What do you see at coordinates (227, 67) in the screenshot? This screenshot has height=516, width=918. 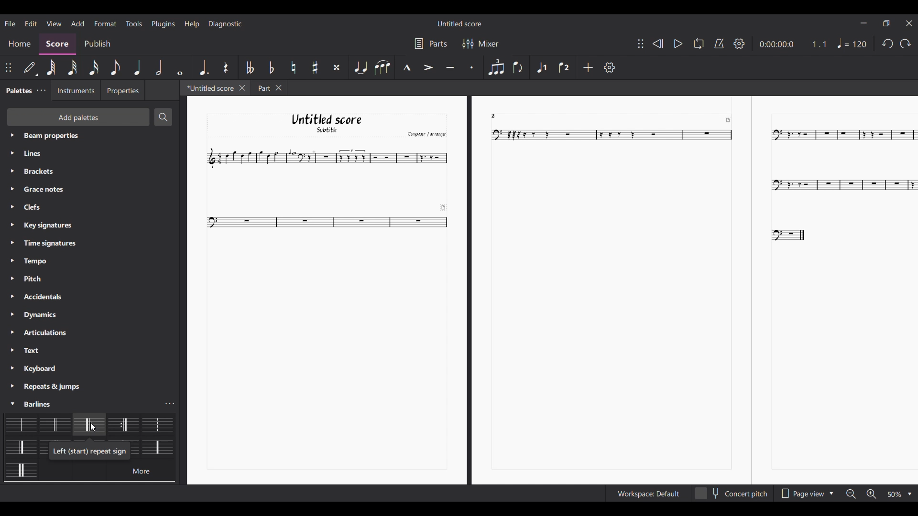 I see `Rest` at bounding box center [227, 67].